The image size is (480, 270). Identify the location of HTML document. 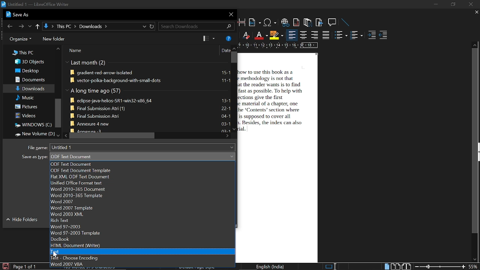
(143, 245).